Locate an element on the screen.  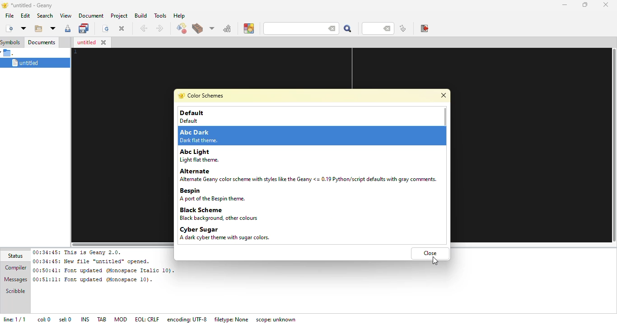
line number is located at coordinates (73, 52).